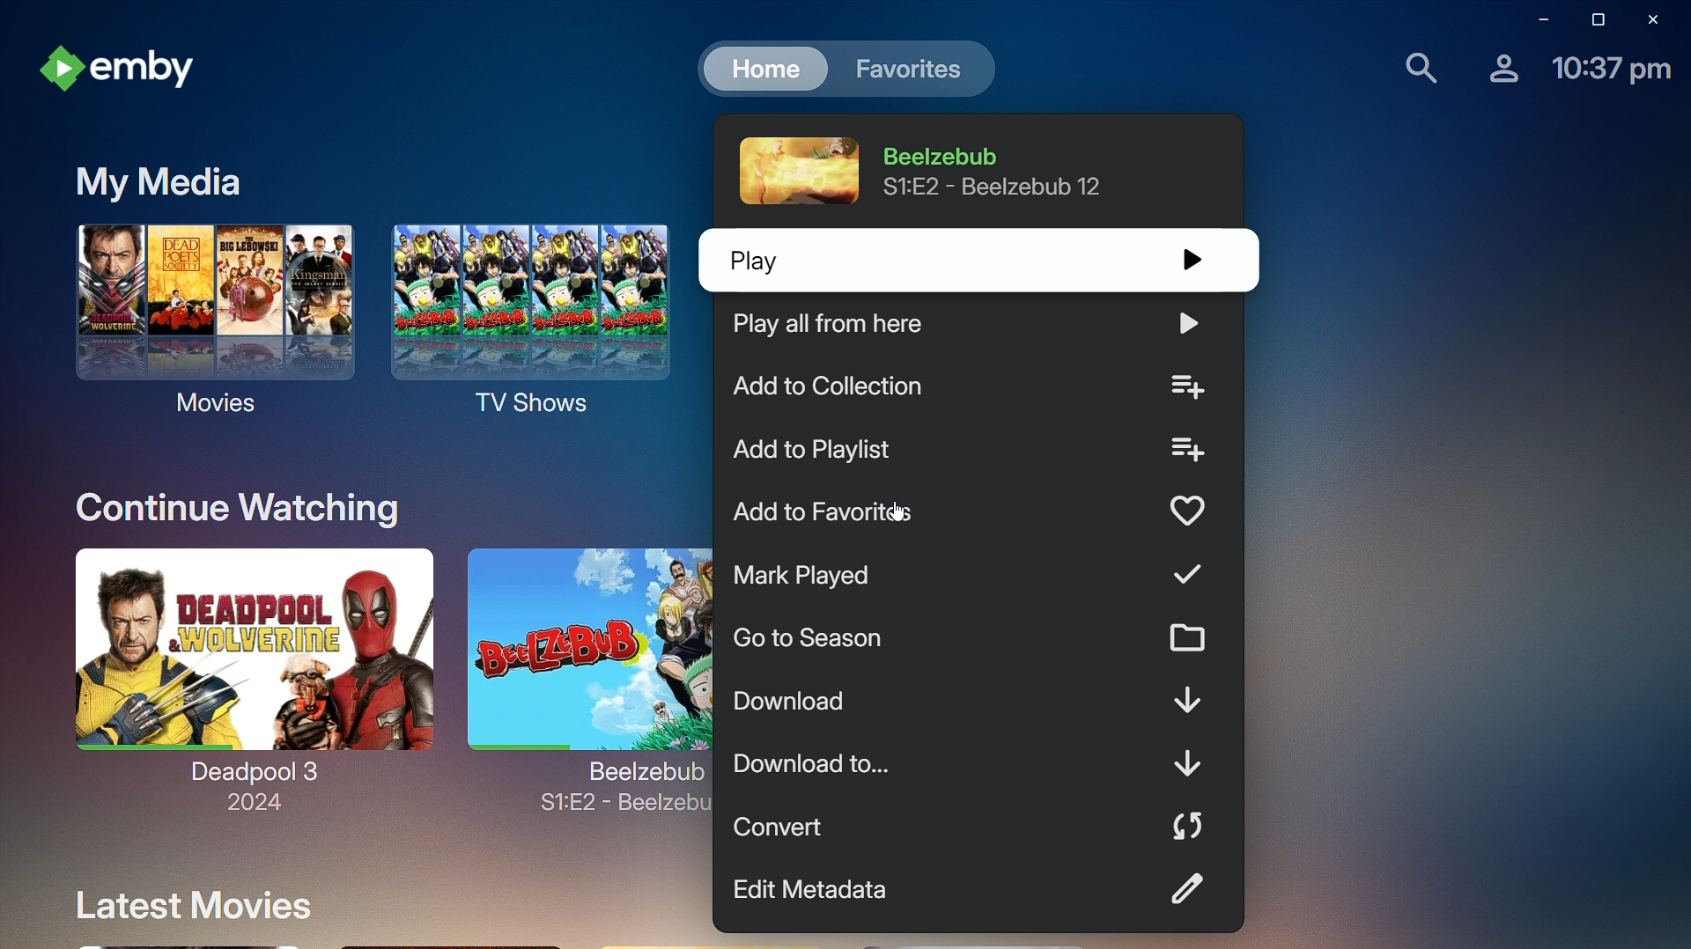 The height and width of the screenshot is (949, 1691). I want to click on My Media, so click(159, 185).